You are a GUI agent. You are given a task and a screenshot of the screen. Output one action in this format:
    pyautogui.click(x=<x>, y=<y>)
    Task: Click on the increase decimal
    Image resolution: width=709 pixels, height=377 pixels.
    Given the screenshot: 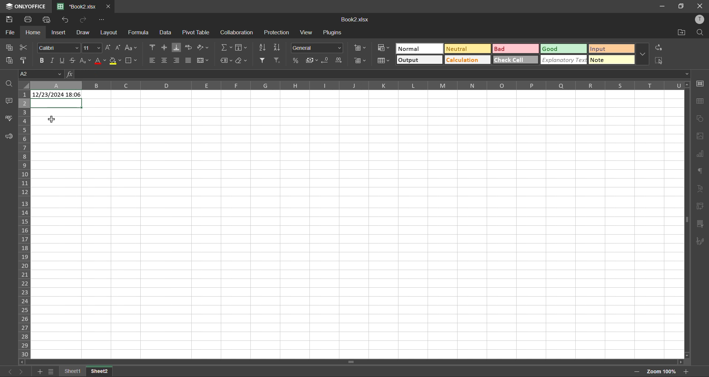 What is the action you would take?
    pyautogui.click(x=340, y=60)
    